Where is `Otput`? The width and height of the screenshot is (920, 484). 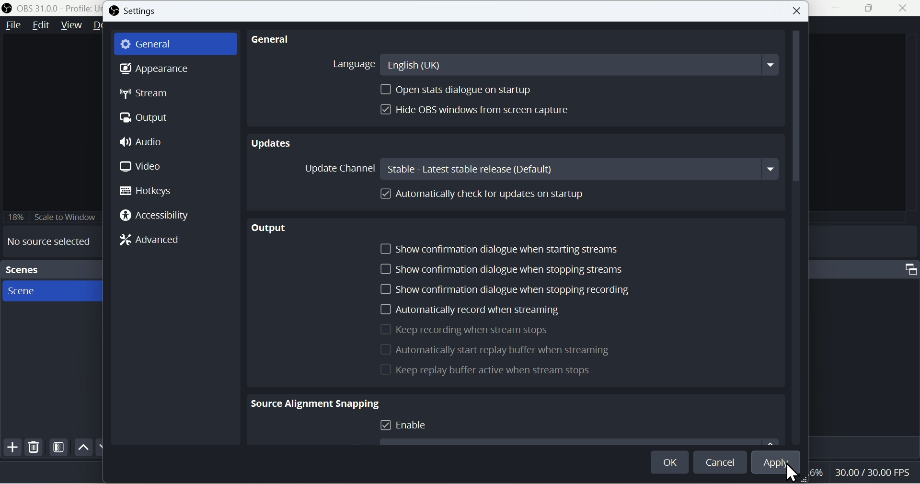 Otput is located at coordinates (147, 119).